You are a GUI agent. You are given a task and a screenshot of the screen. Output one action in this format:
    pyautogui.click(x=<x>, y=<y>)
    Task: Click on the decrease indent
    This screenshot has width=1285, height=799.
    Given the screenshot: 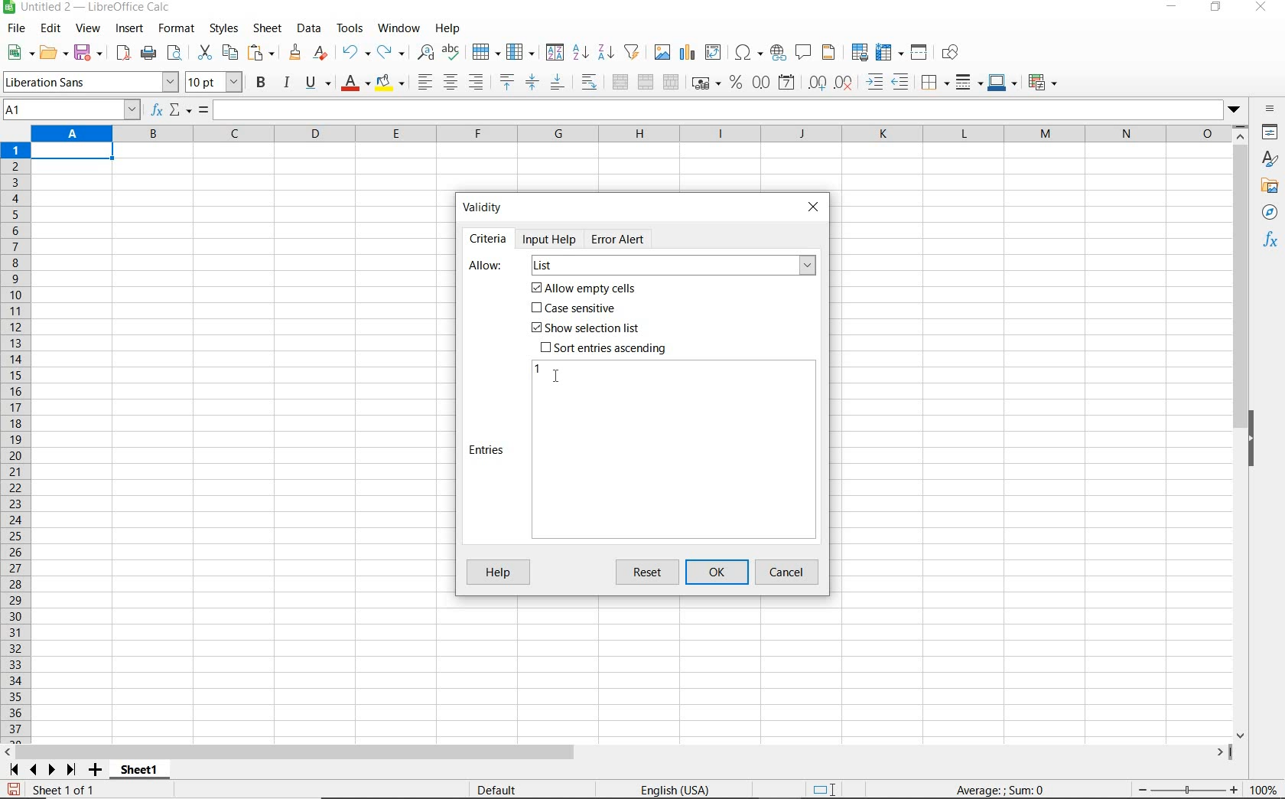 What is the action you would take?
    pyautogui.click(x=904, y=82)
    